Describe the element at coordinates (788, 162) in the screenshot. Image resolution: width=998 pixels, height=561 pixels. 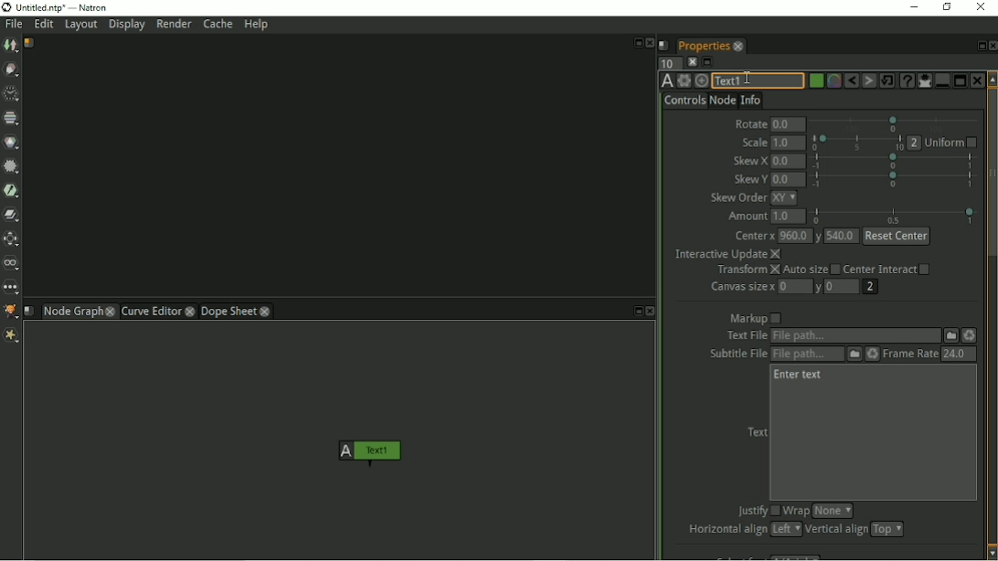
I see `0.0` at that location.